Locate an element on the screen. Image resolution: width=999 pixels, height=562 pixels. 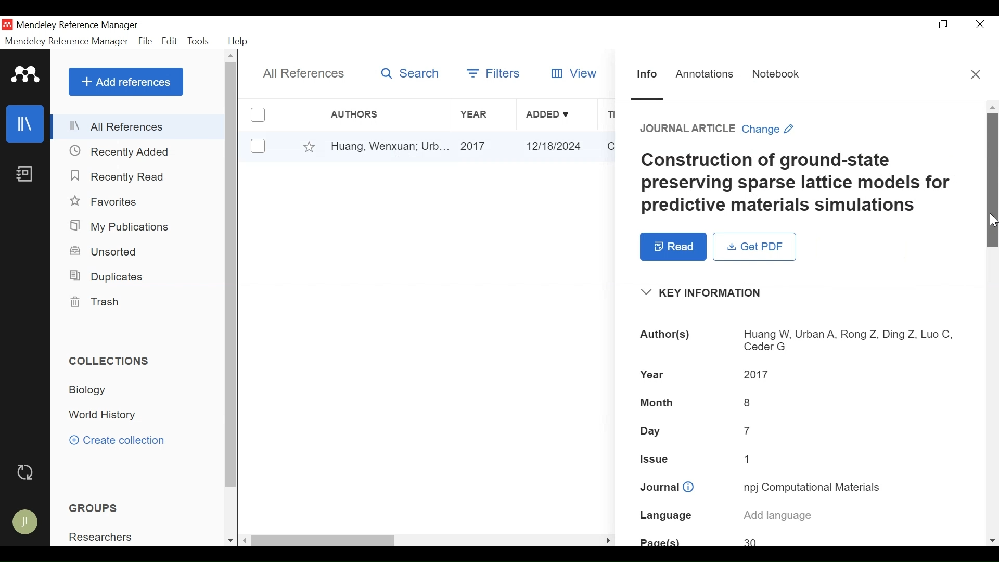
Month is located at coordinates (658, 403).